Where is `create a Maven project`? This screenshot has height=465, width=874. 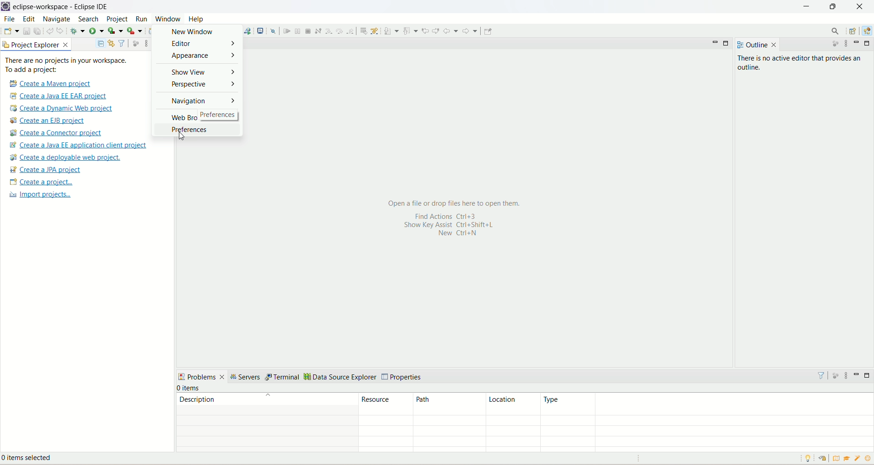
create a Maven project is located at coordinates (48, 83).